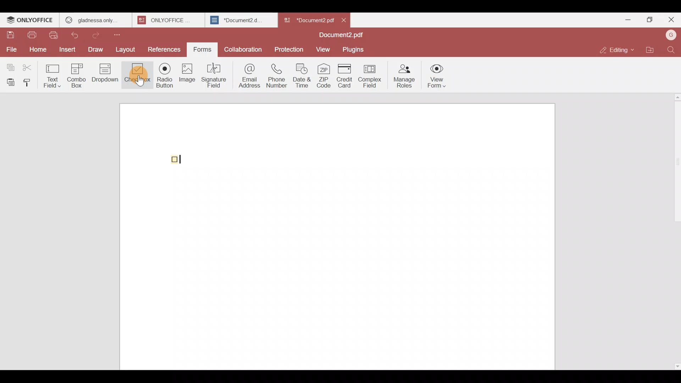 The width and height of the screenshot is (681, 383). What do you see at coordinates (123, 33) in the screenshot?
I see `Customize quick access toolbar` at bounding box center [123, 33].